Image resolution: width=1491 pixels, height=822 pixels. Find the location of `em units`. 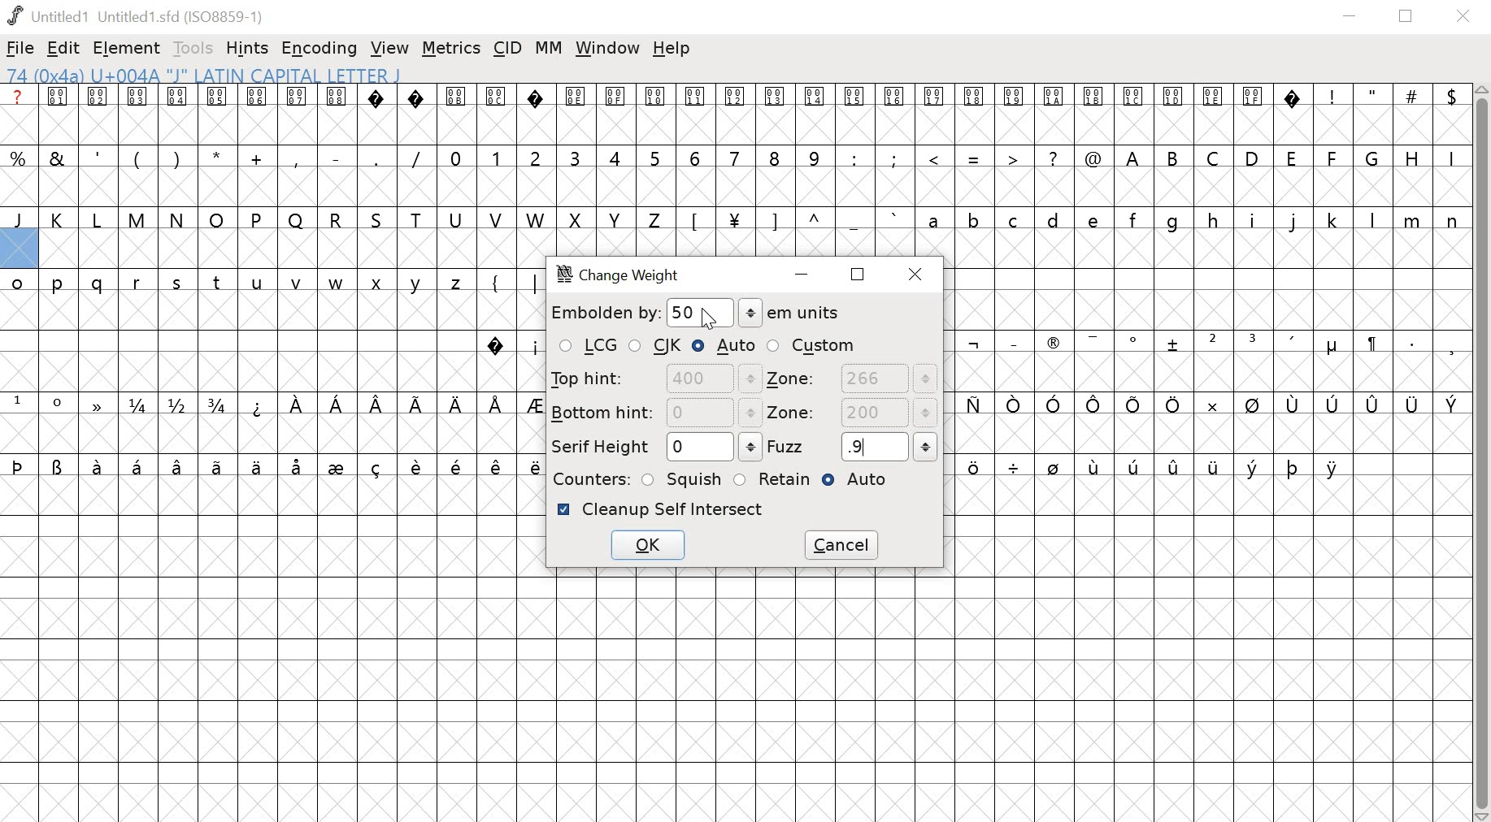

em units is located at coordinates (790, 313).